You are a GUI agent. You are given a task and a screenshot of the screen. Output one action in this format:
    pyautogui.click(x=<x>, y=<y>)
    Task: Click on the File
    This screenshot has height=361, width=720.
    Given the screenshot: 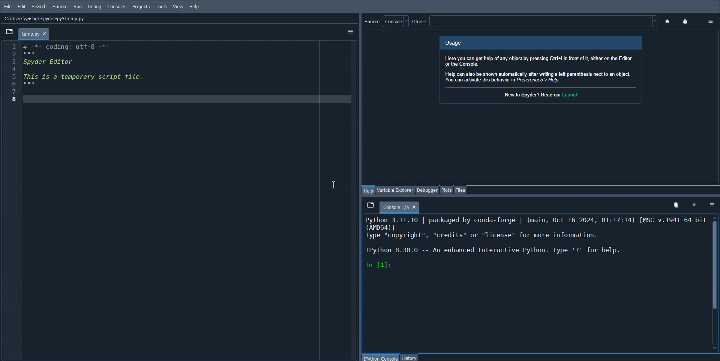 What is the action you would take?
    pyautogui.click(x=7, y=7)
    